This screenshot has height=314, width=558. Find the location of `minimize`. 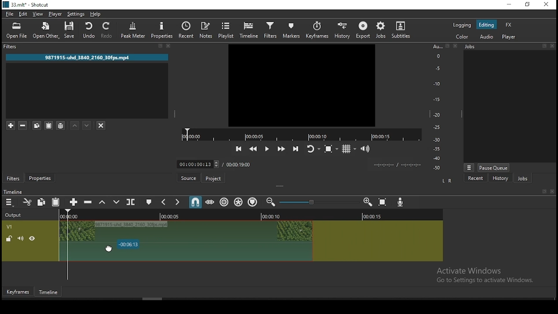

minimize is located at coordinates (509, 5).